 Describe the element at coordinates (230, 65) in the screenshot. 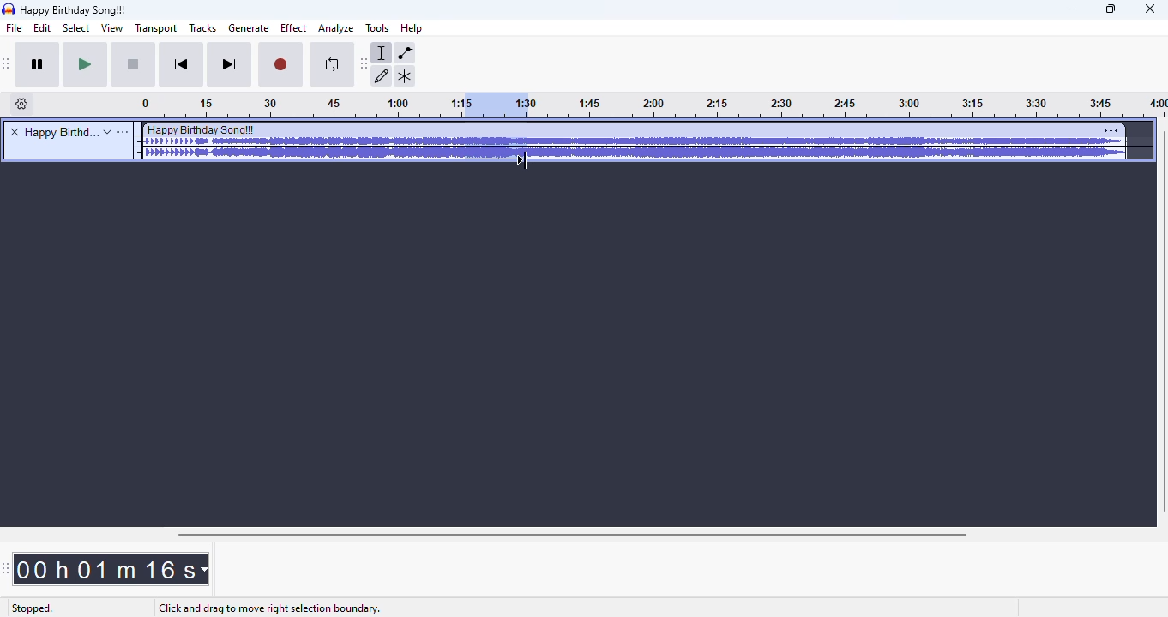

I see `skip to end` at that location.